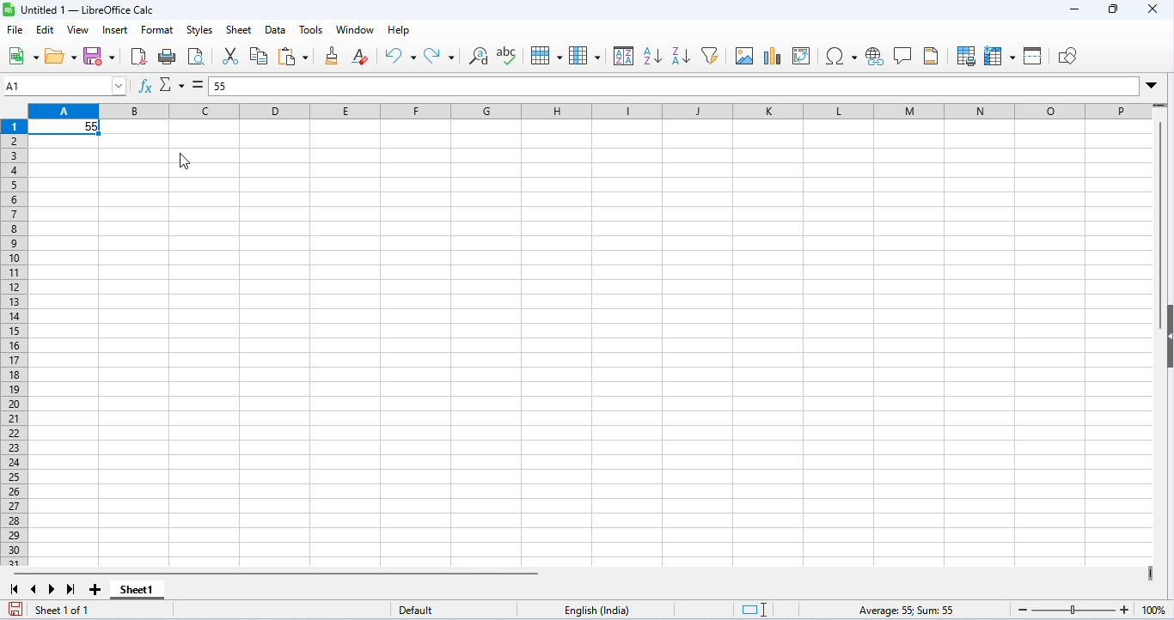 This screenshot has width=1174, height=620. What do you see at coordinates (16, 610) in the screenshot?
I see `save` at bounding box center [16, 610].